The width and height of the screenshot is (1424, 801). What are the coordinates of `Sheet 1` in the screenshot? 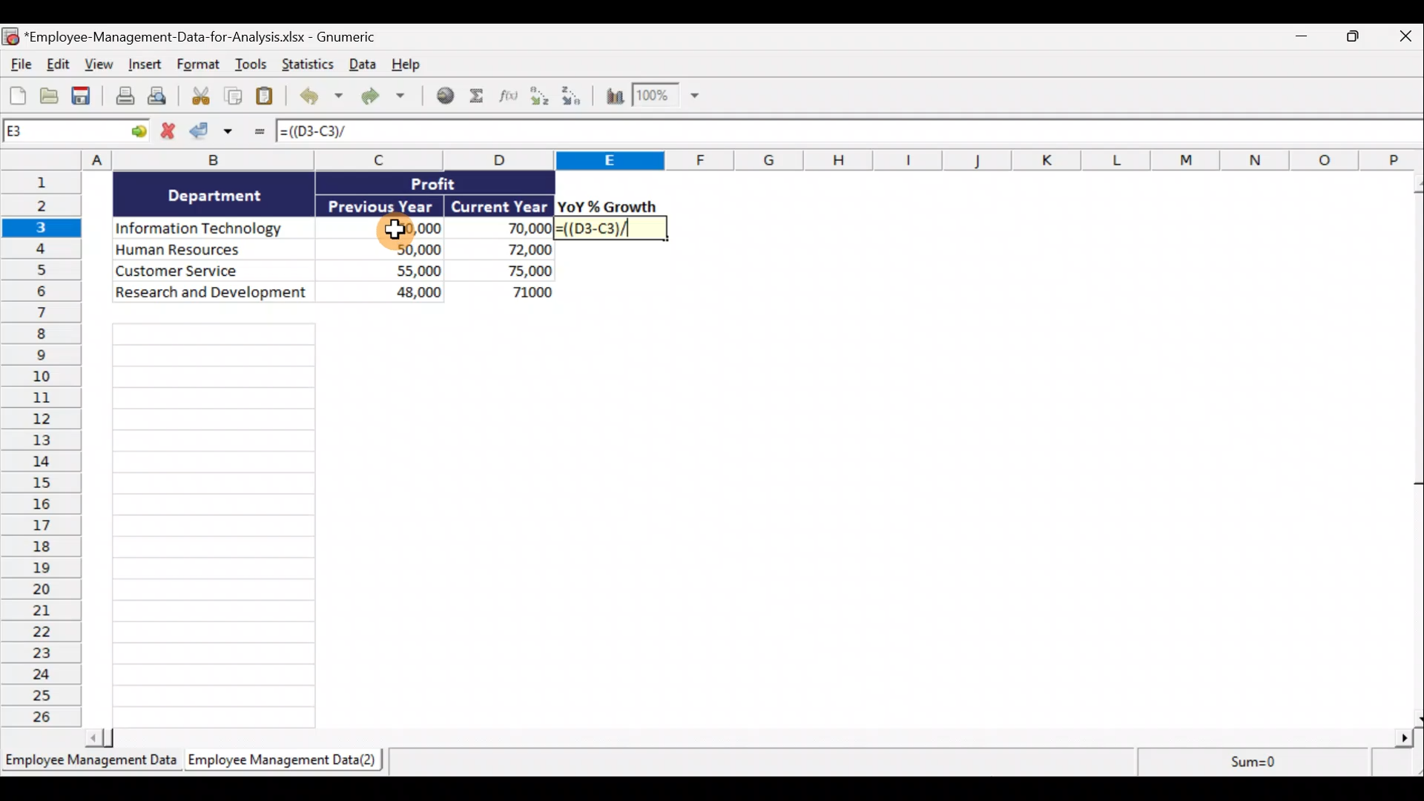 It's located at (89, 761).